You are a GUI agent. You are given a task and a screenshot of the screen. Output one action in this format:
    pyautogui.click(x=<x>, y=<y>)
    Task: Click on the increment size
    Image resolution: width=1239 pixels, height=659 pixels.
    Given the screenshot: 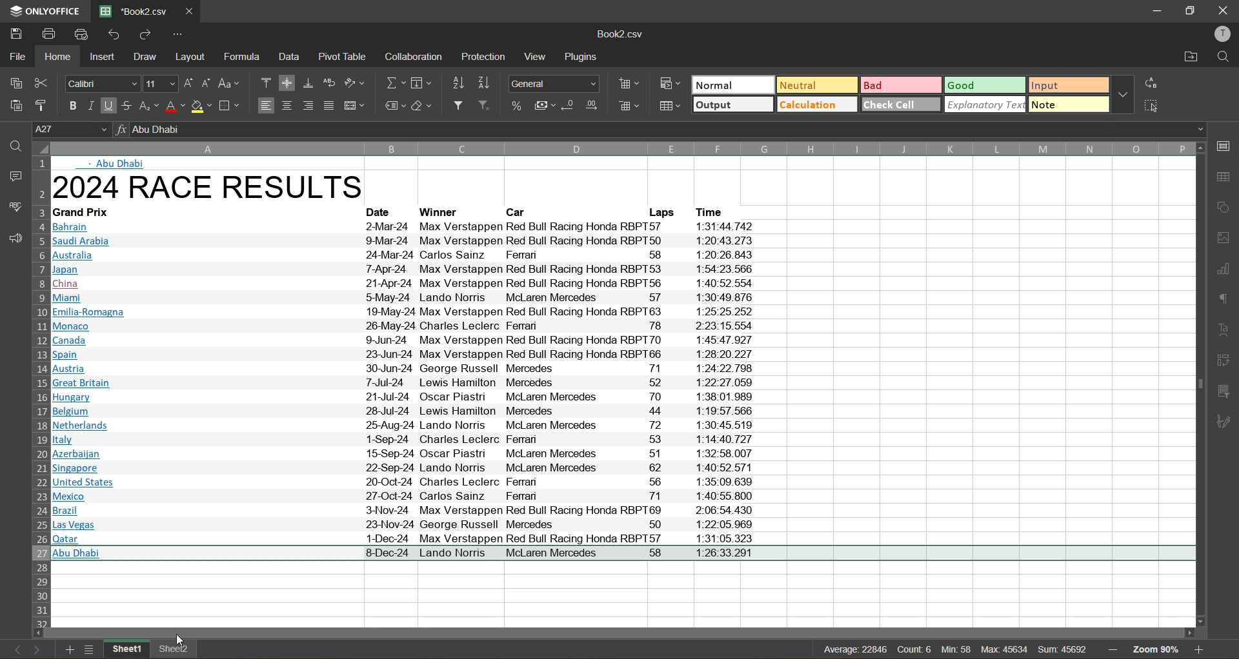 What is the action you would take?
    pyautogui.click(x=186, y=83)
    